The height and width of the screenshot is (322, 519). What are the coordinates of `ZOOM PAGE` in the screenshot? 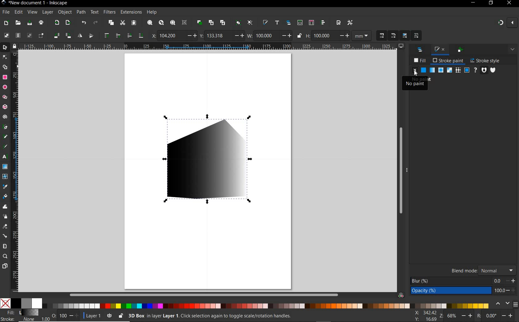 It's located at (173, 23).